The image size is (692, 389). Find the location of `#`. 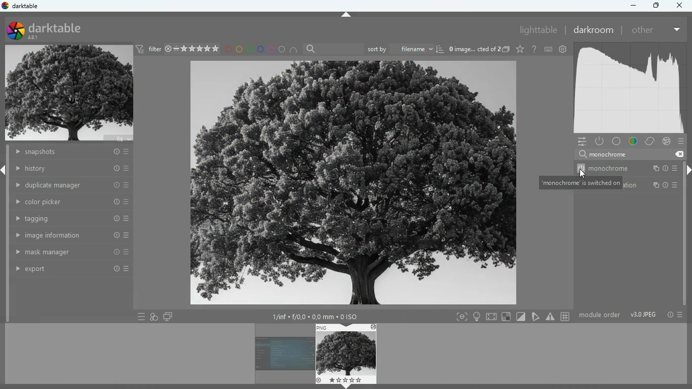

# is located at coordinates (564, 317).